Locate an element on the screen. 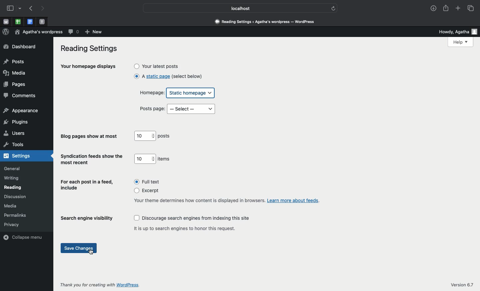 The width and height of the screenshot is (480, 291). Homepage is located at coordinates (151, 93).